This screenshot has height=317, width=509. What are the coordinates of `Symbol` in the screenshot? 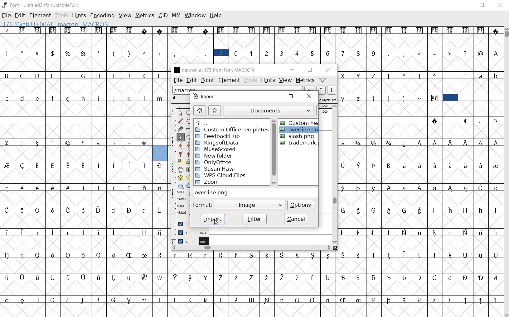 It's located at (115, 300).